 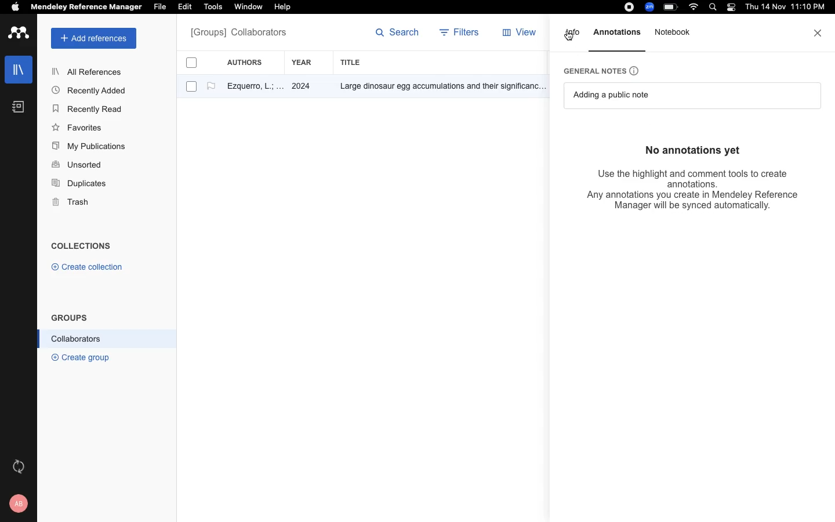 What do you see at coordinates (353, 62) in the screenshot?
I see `title` at bounding box center [353, 62].